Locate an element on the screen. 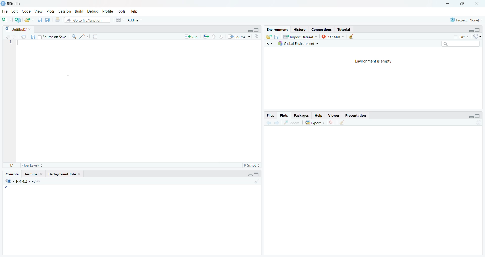  show document outline is located at coordinates (257, 36).